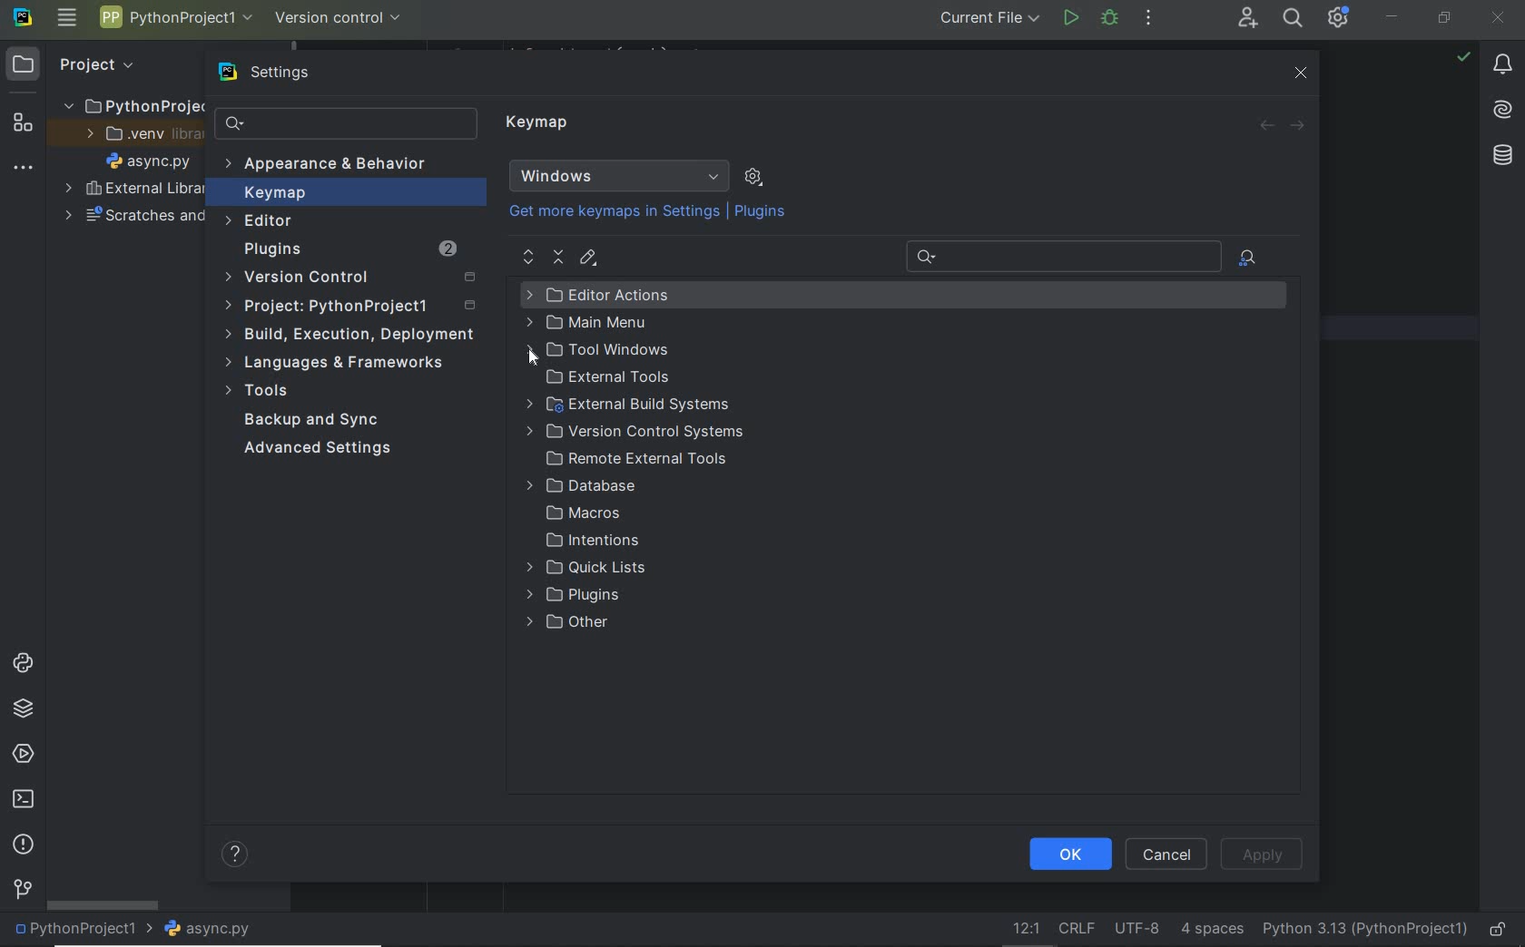 The height and width of the screenshot is (947, 1525). What do you see at coordinates (1299, 124) in the screenshot?
I see `forward` at bounding box center [1299, 124].